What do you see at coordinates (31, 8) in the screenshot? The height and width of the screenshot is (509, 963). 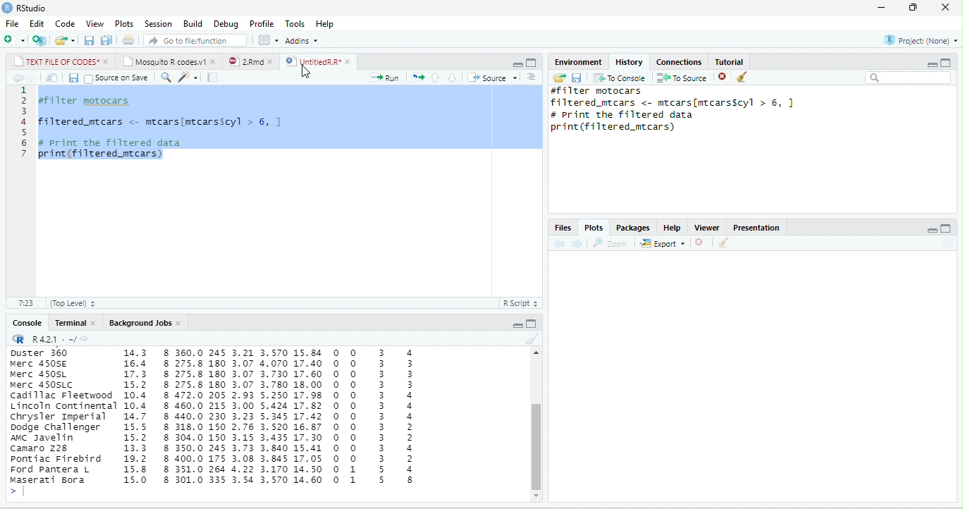 I see `RStudio` at bounding box center [31, 8].